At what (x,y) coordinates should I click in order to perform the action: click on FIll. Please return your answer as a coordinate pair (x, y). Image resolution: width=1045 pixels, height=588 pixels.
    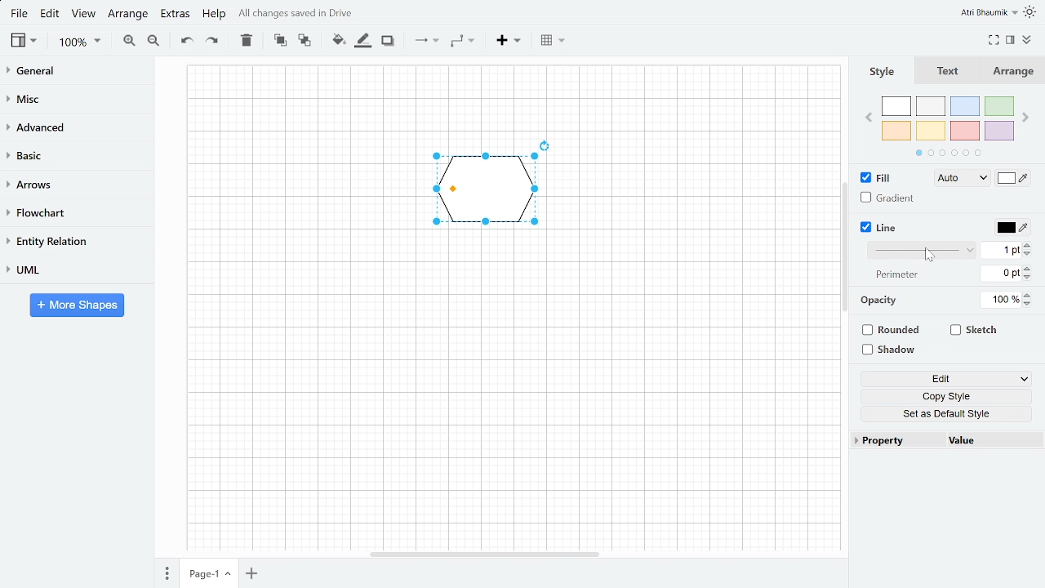
    Looking at the image, I should click on (876, 176).